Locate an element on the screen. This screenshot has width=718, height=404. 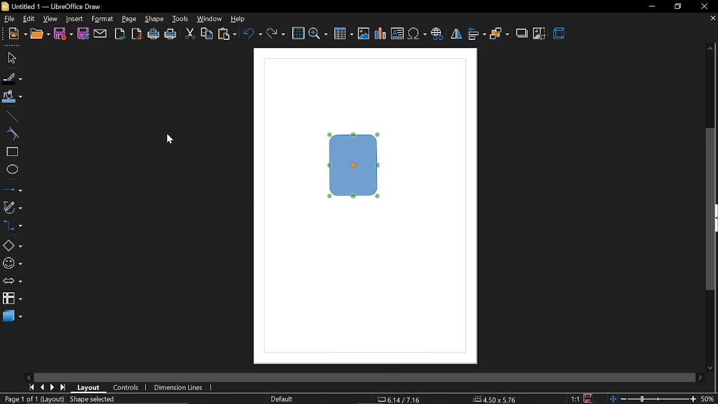
curves and polygons is located at coordinates (12, 208).